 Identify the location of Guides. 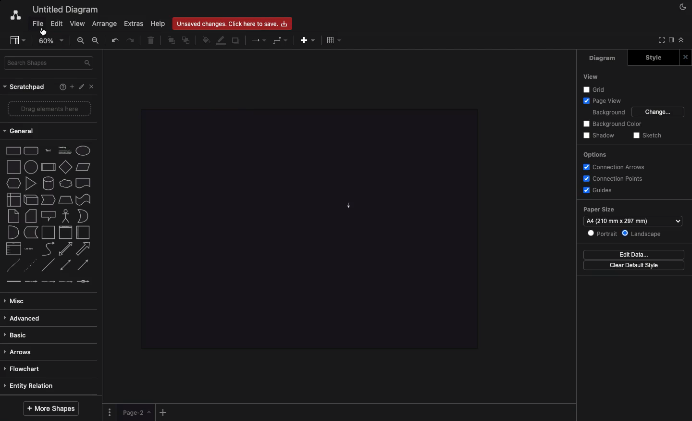
(597, 189).